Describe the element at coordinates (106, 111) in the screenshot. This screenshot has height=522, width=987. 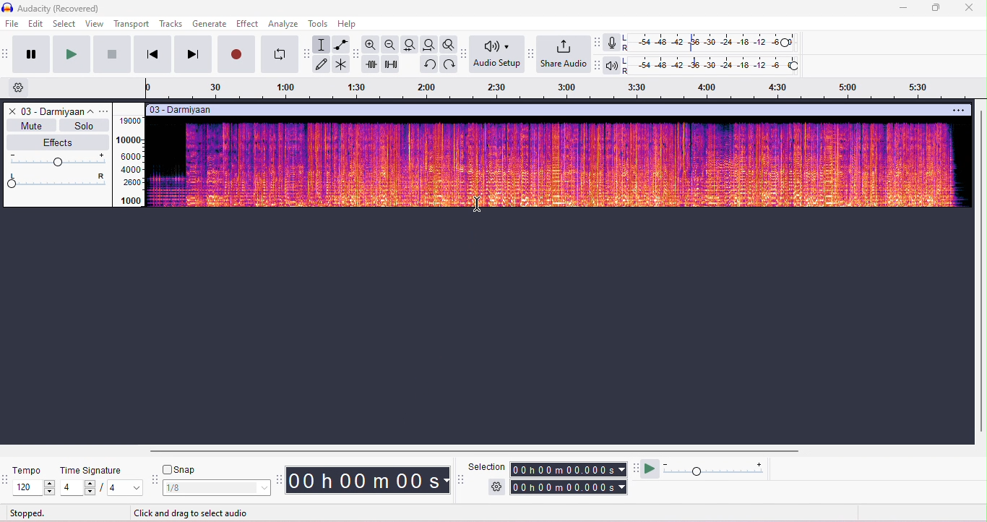
I see `options` at that location.